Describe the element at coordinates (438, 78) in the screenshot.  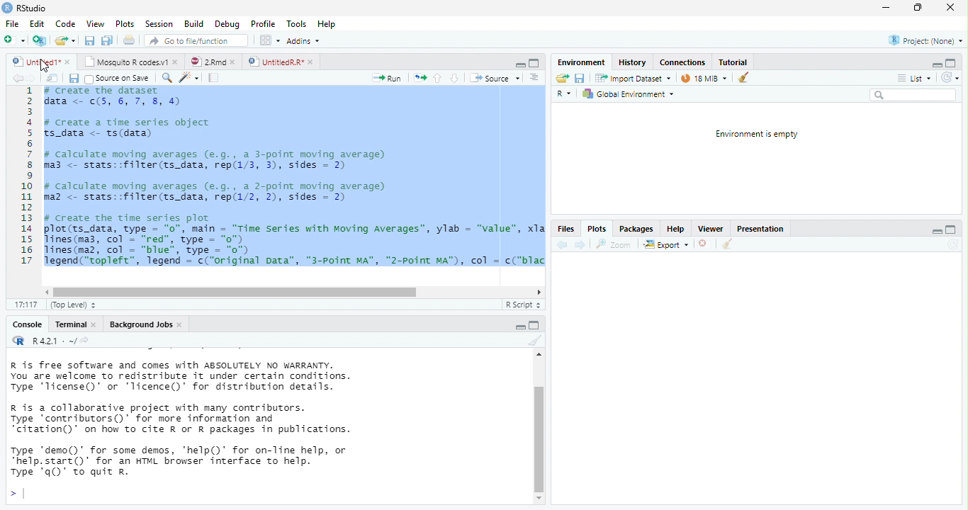
I see `up` at that location.